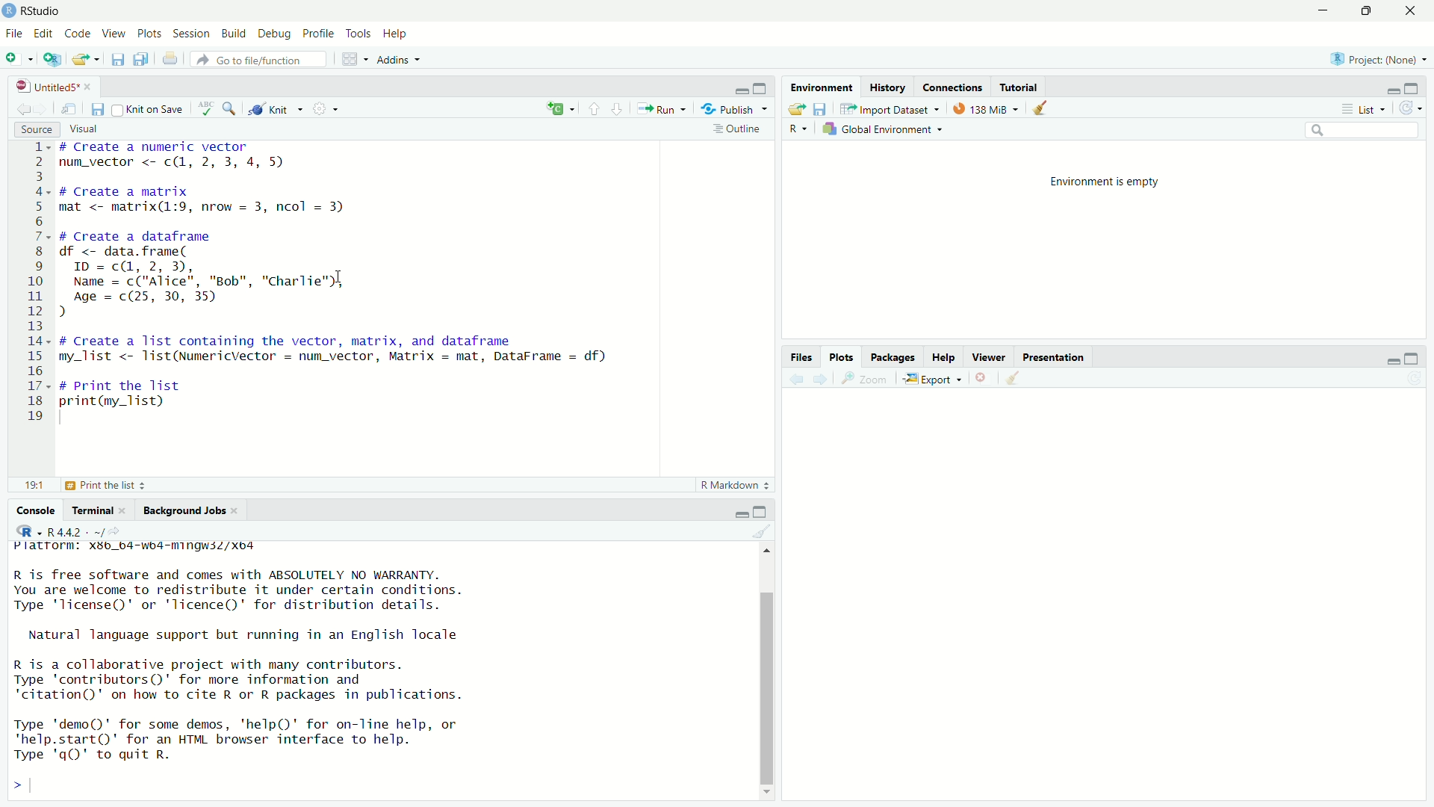 This screenshot has width=1434, height=807. Describe the element at coordinates (988, 379) in the screenshot. I see `close` at that location.